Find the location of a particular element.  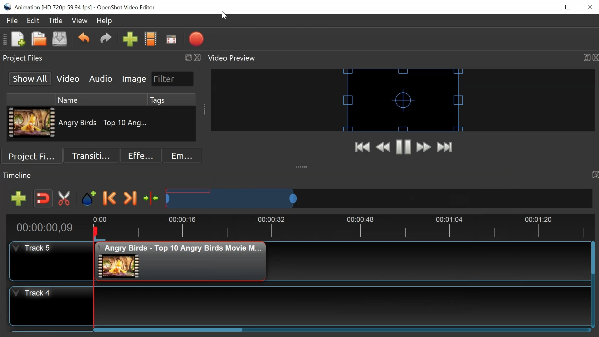

Edit is located at coordinates (33, 20).